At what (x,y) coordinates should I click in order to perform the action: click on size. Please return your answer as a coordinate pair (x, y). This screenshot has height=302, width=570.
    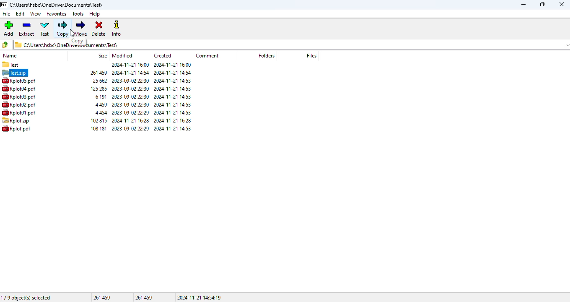
    Looking at the image, I should click on (98, 128).